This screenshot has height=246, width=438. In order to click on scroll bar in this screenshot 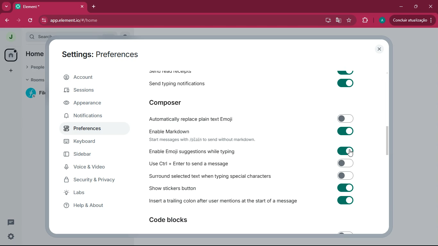, I will do `click(391, 142)`.